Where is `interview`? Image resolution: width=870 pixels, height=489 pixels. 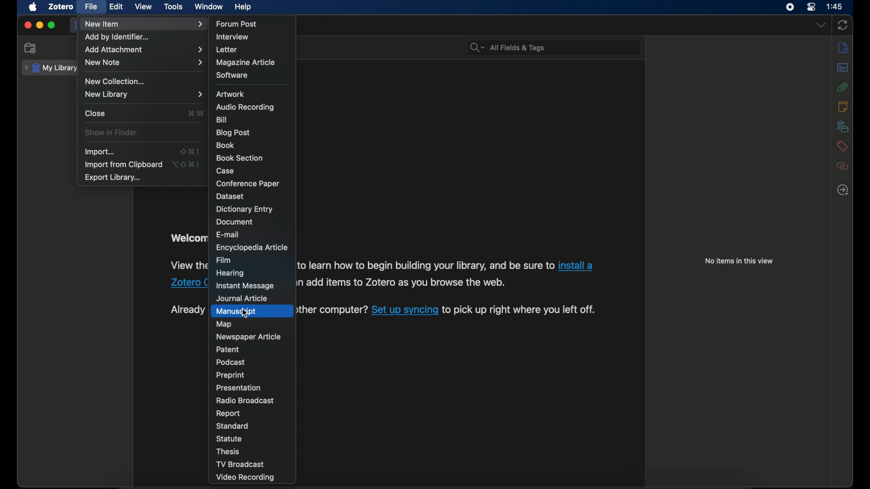
interview is located at coordinates (233, 37).